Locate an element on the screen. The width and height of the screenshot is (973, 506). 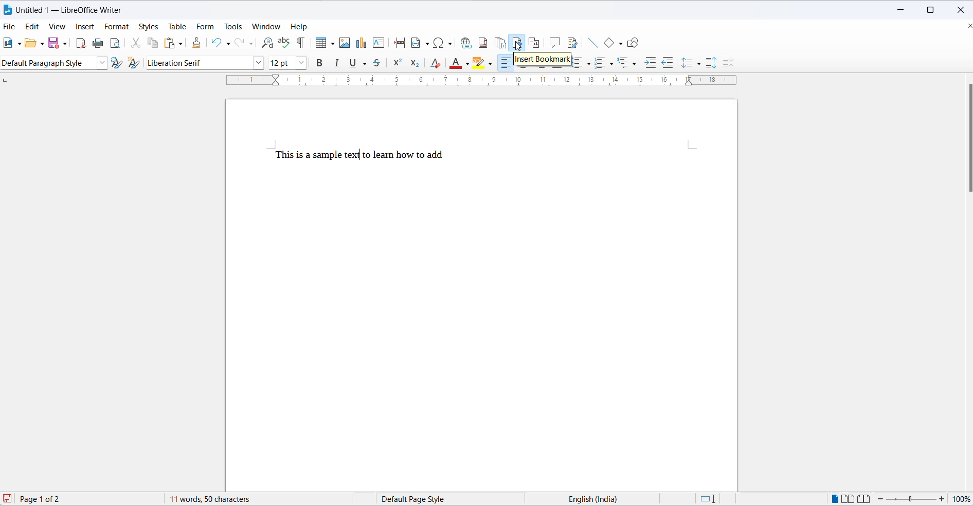
cut is located at coordinates (138, 43).